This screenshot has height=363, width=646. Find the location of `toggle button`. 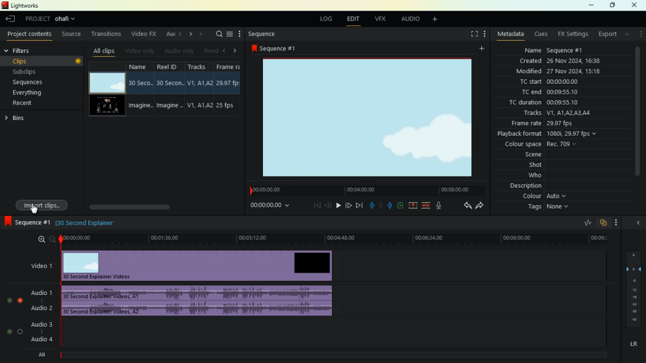

toggle button is located at coordinates (16, 316).